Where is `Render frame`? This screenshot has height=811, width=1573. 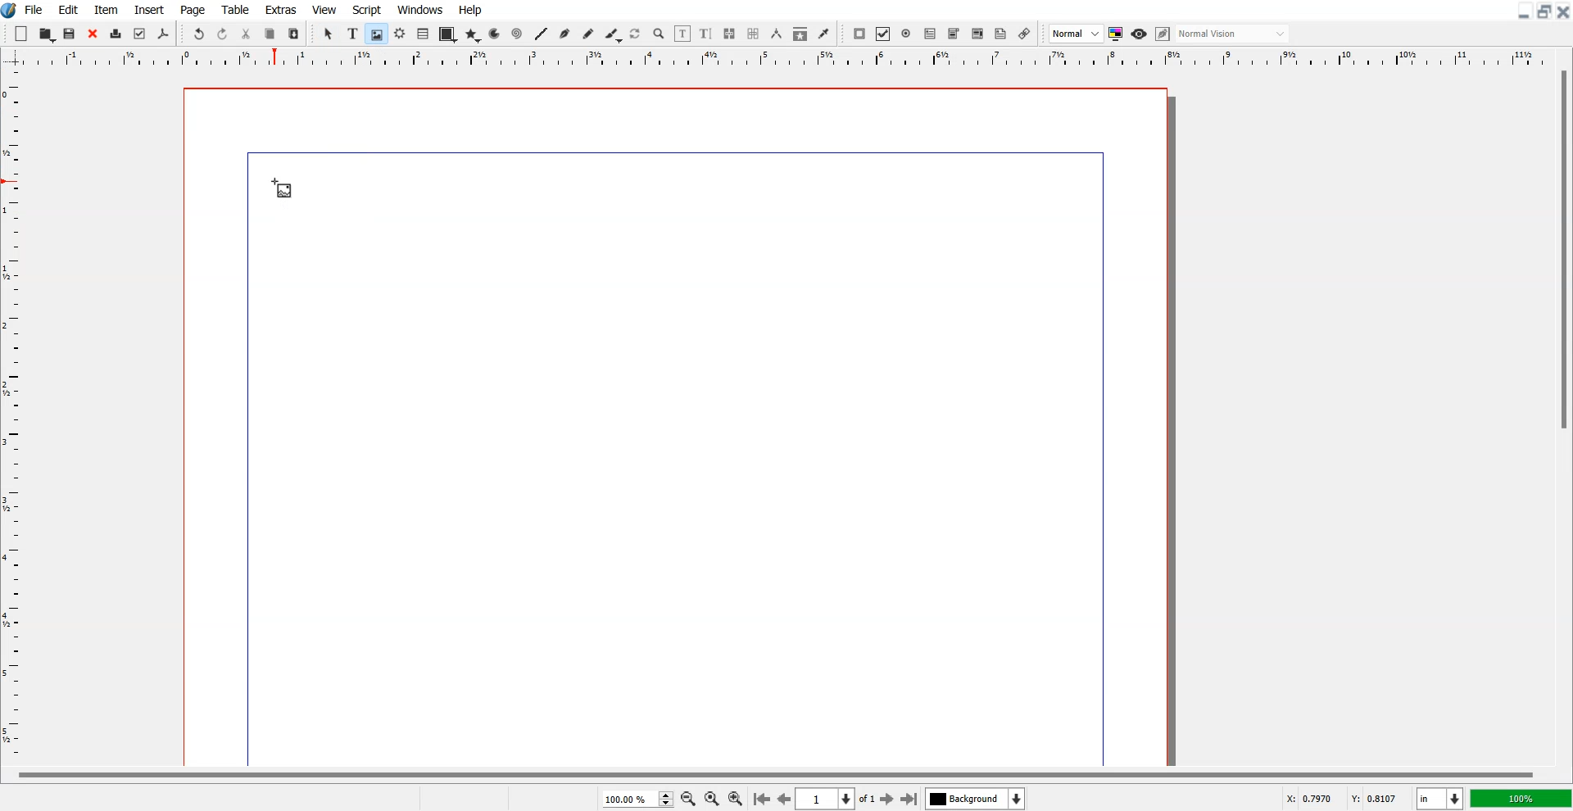 Render frame is located at coordinates (400, 34).